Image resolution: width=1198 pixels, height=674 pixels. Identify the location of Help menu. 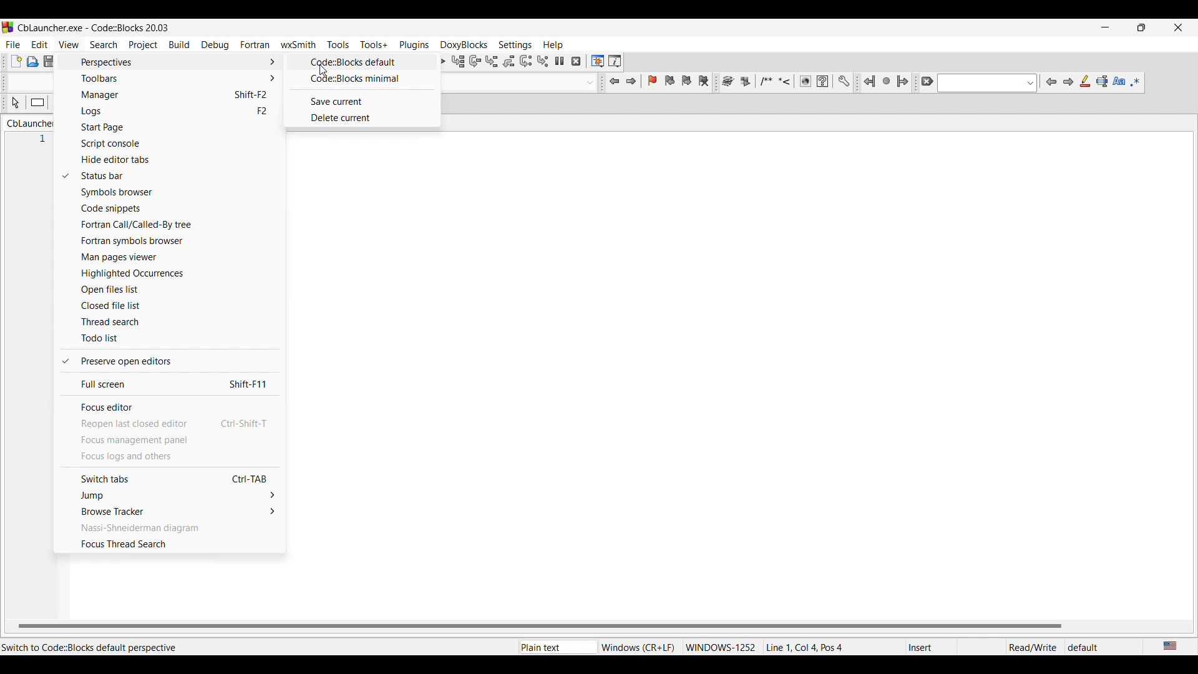
(553, 45).